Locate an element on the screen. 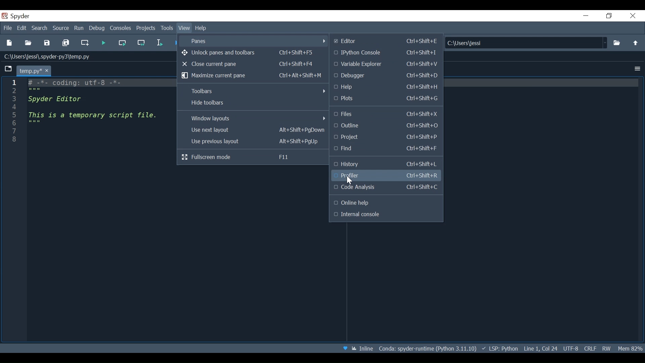 This screenshot has width=645, height=363. Python Console is located at coordinates (387, 52).